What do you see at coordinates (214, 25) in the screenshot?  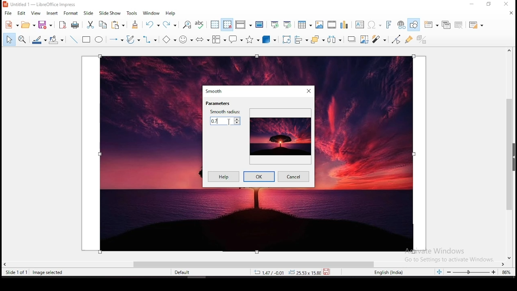 I see `display grid` at bounding box center [214, 25].